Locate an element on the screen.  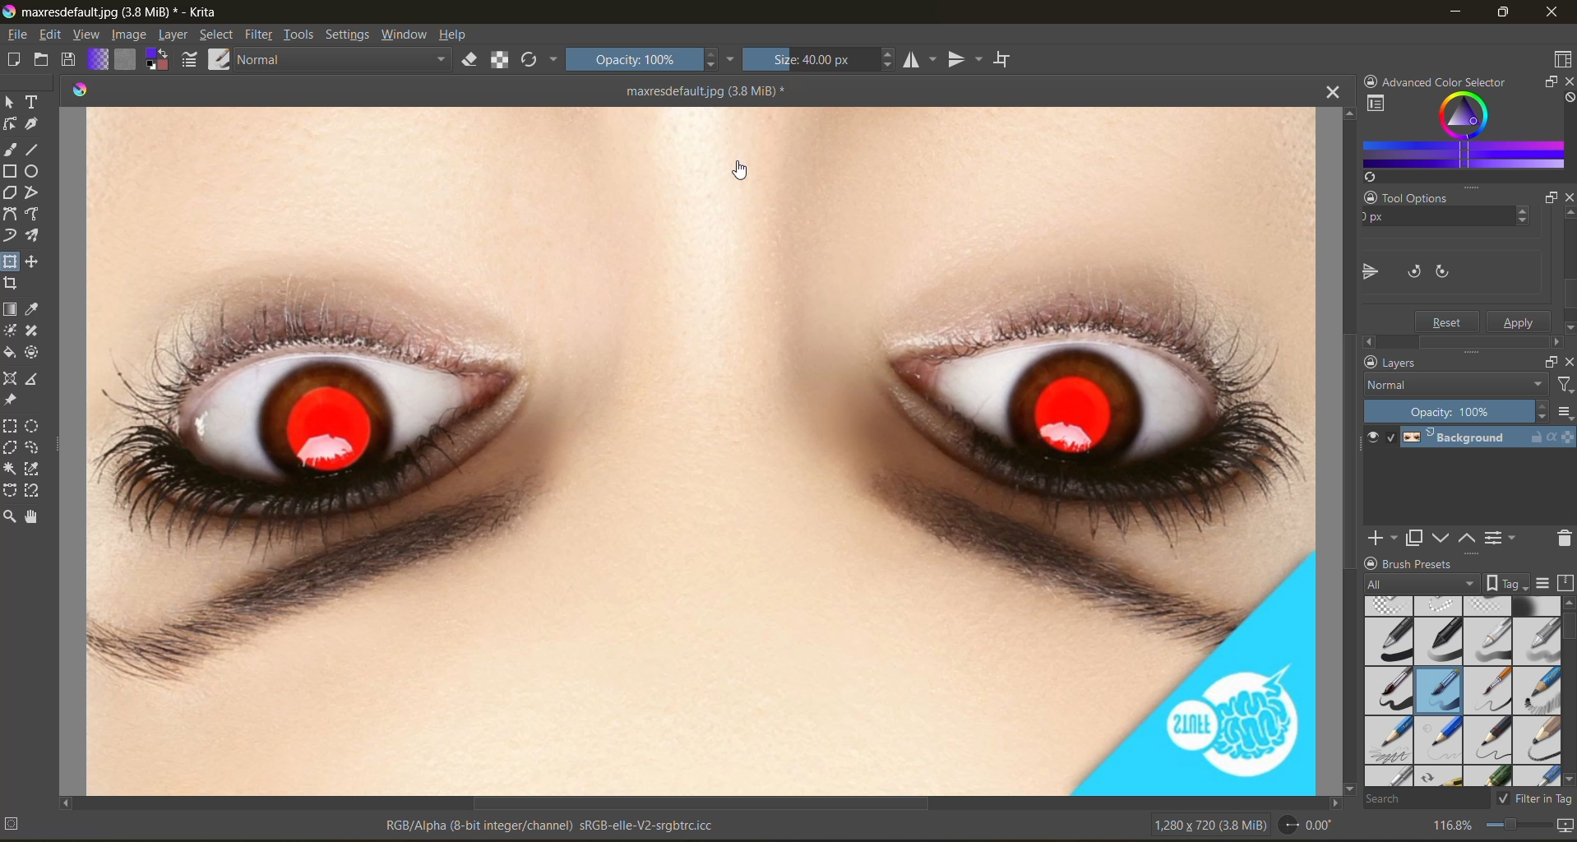
tool is located at coordinates (13, 284).